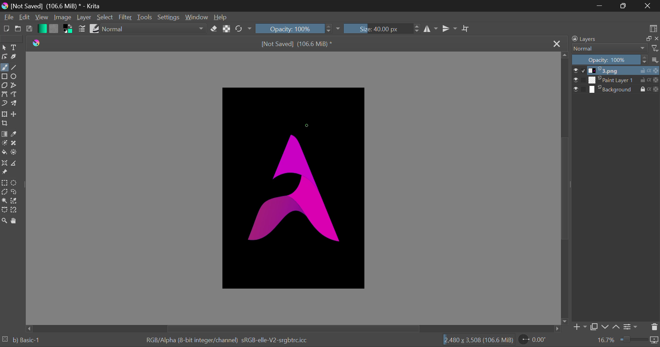  I want to click on Paint Layer 1, so click(616, 80).